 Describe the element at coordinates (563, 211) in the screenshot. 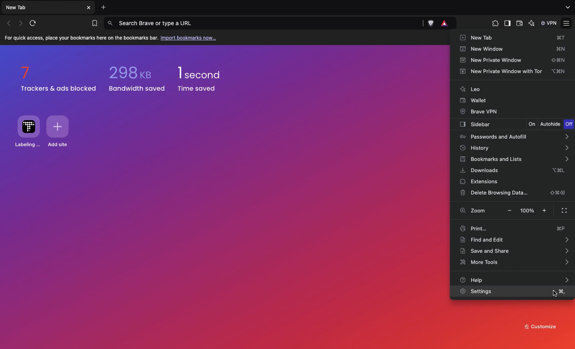

I see `Full screen` at that location.